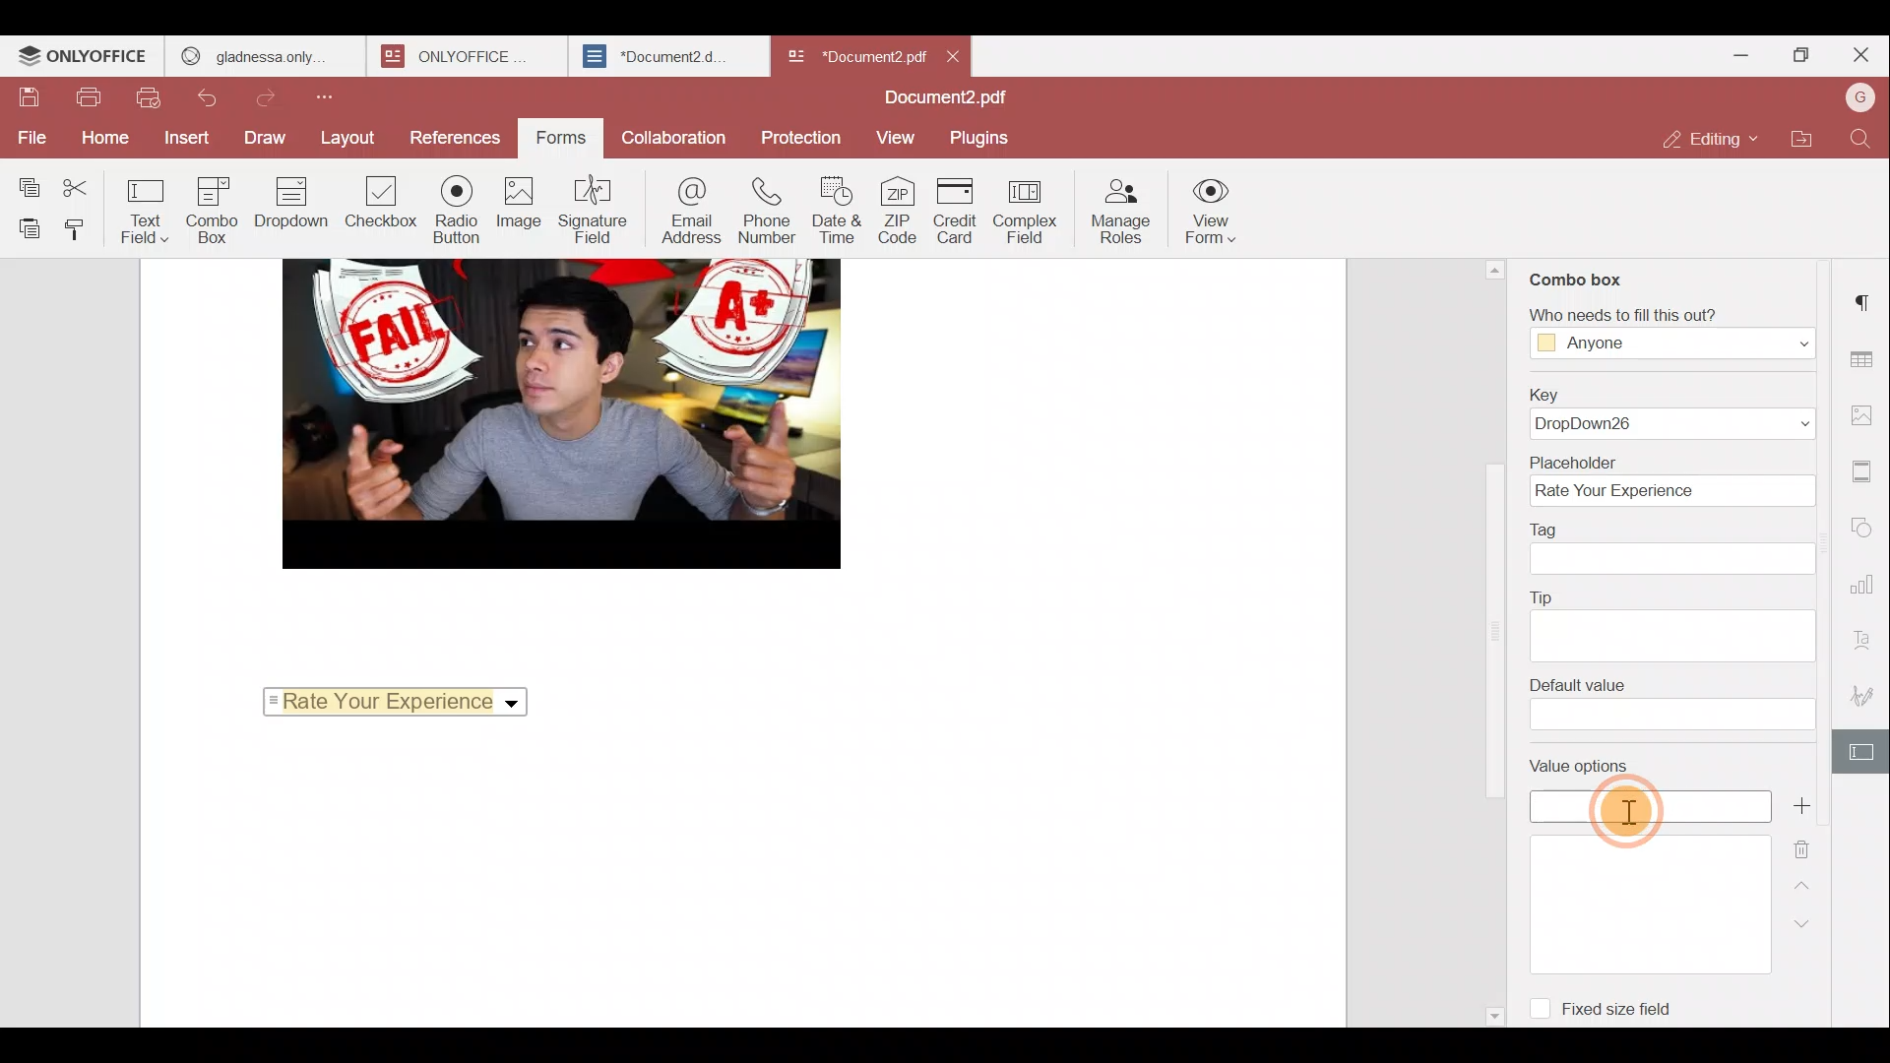 The height and width of the screenshot is (1063, 1890). What do you see at coordinates (898, 136) in the screenshot?
I see `View` at bounding box center [898, 136].